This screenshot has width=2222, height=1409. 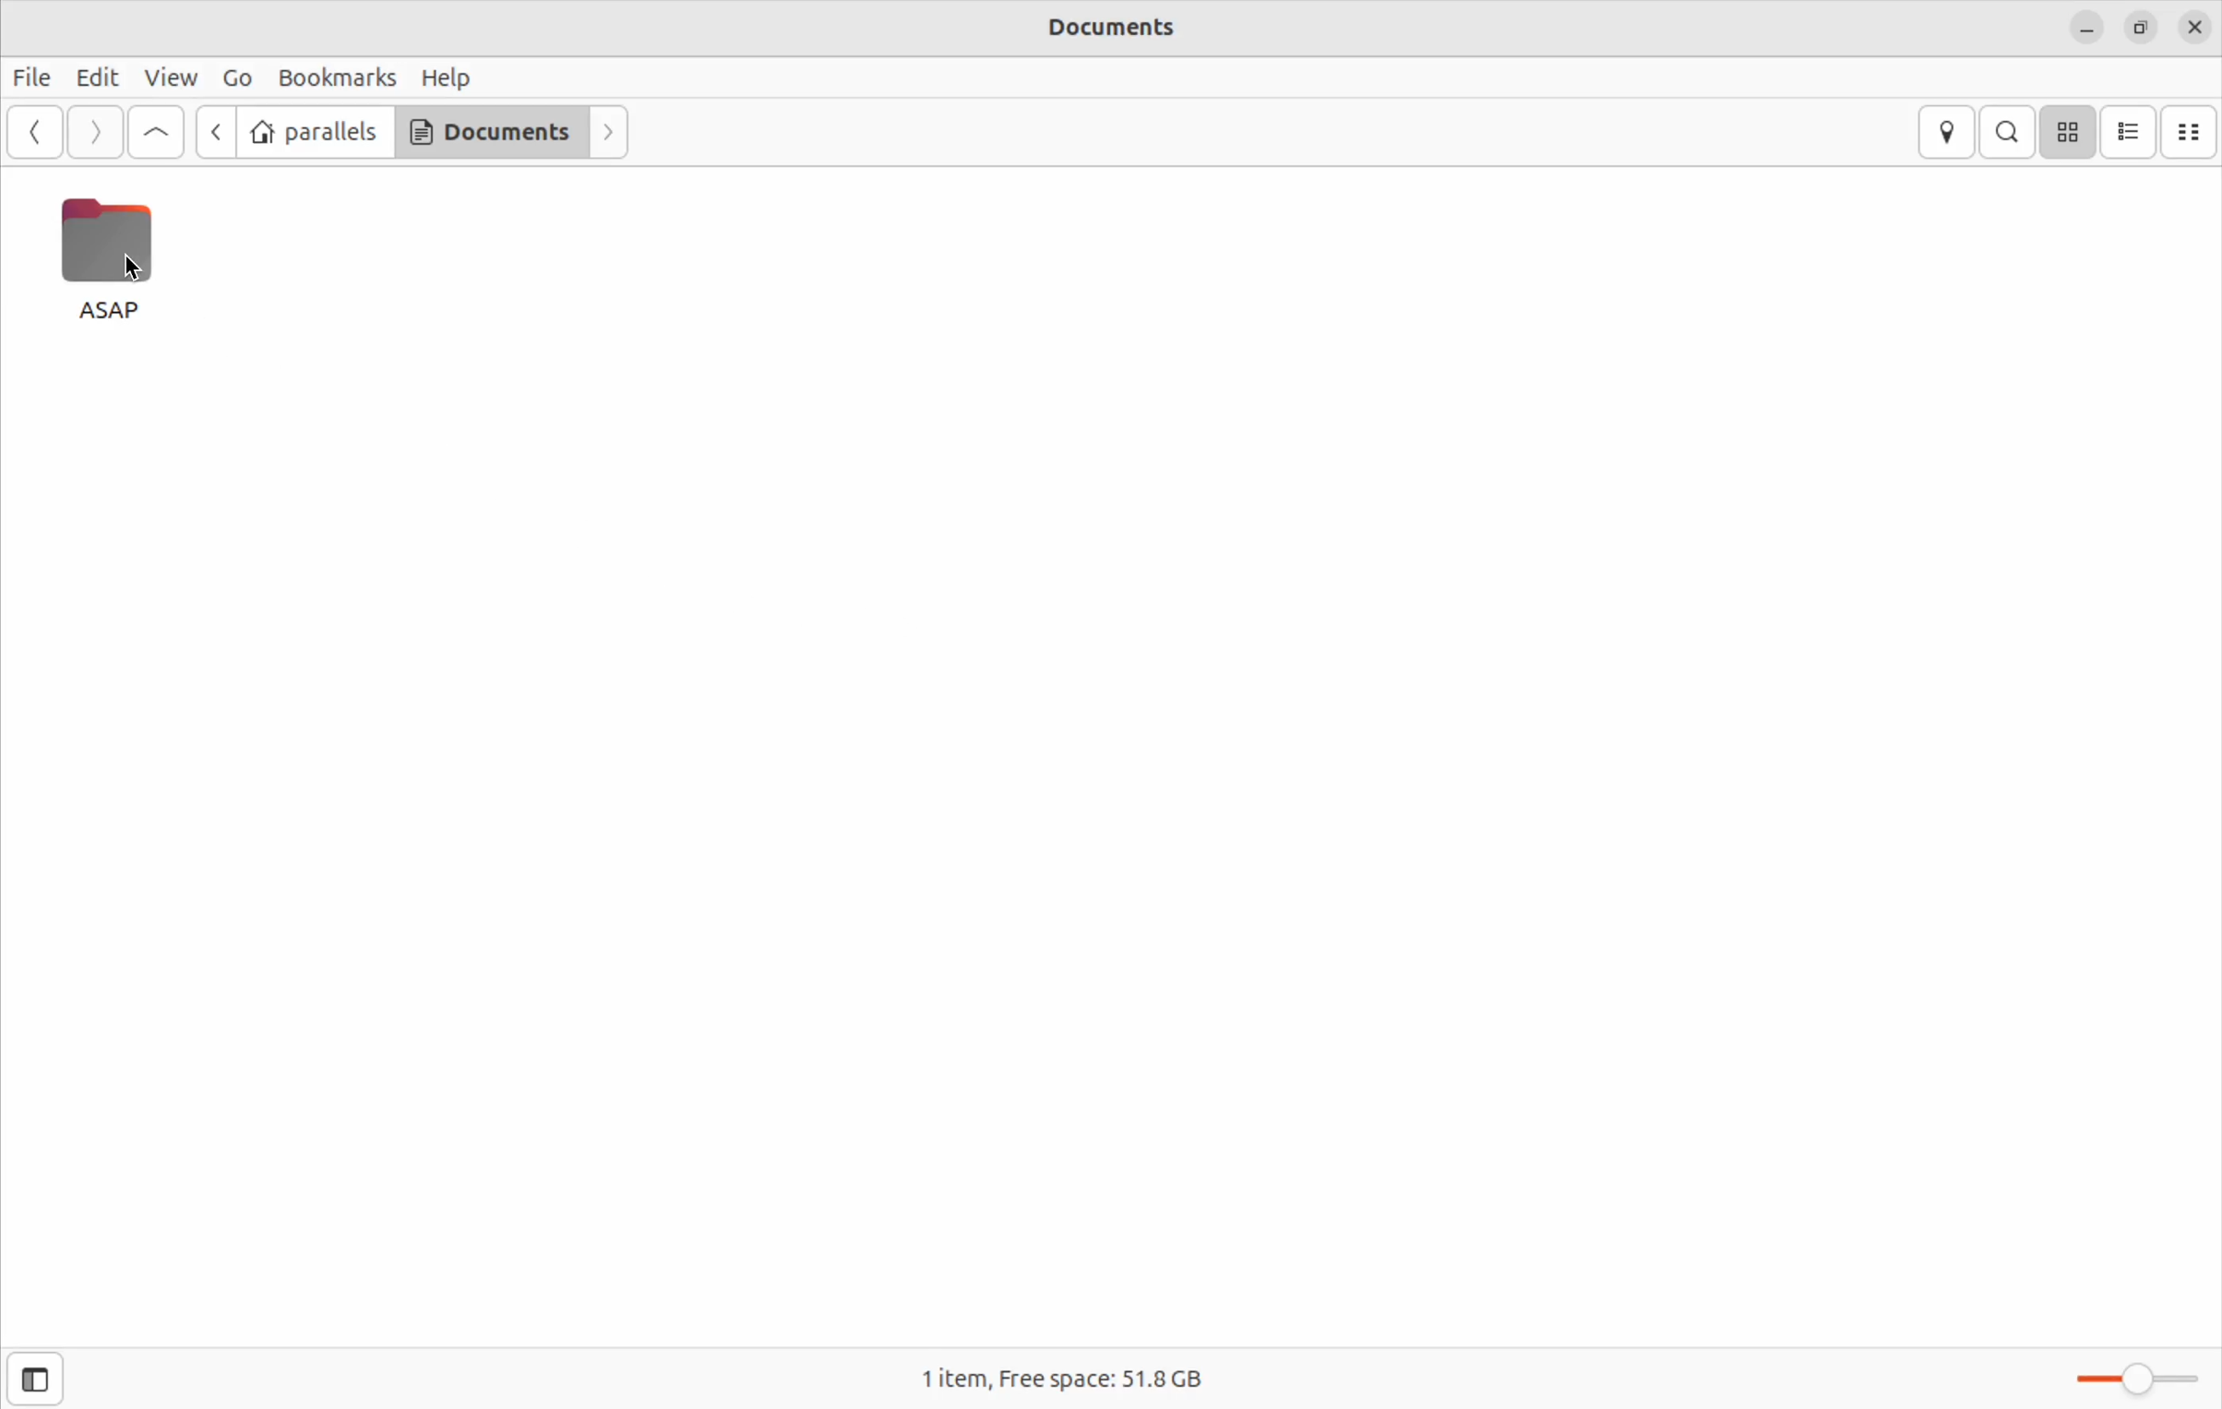 I want to click on Help, so click(x=455, y=77).